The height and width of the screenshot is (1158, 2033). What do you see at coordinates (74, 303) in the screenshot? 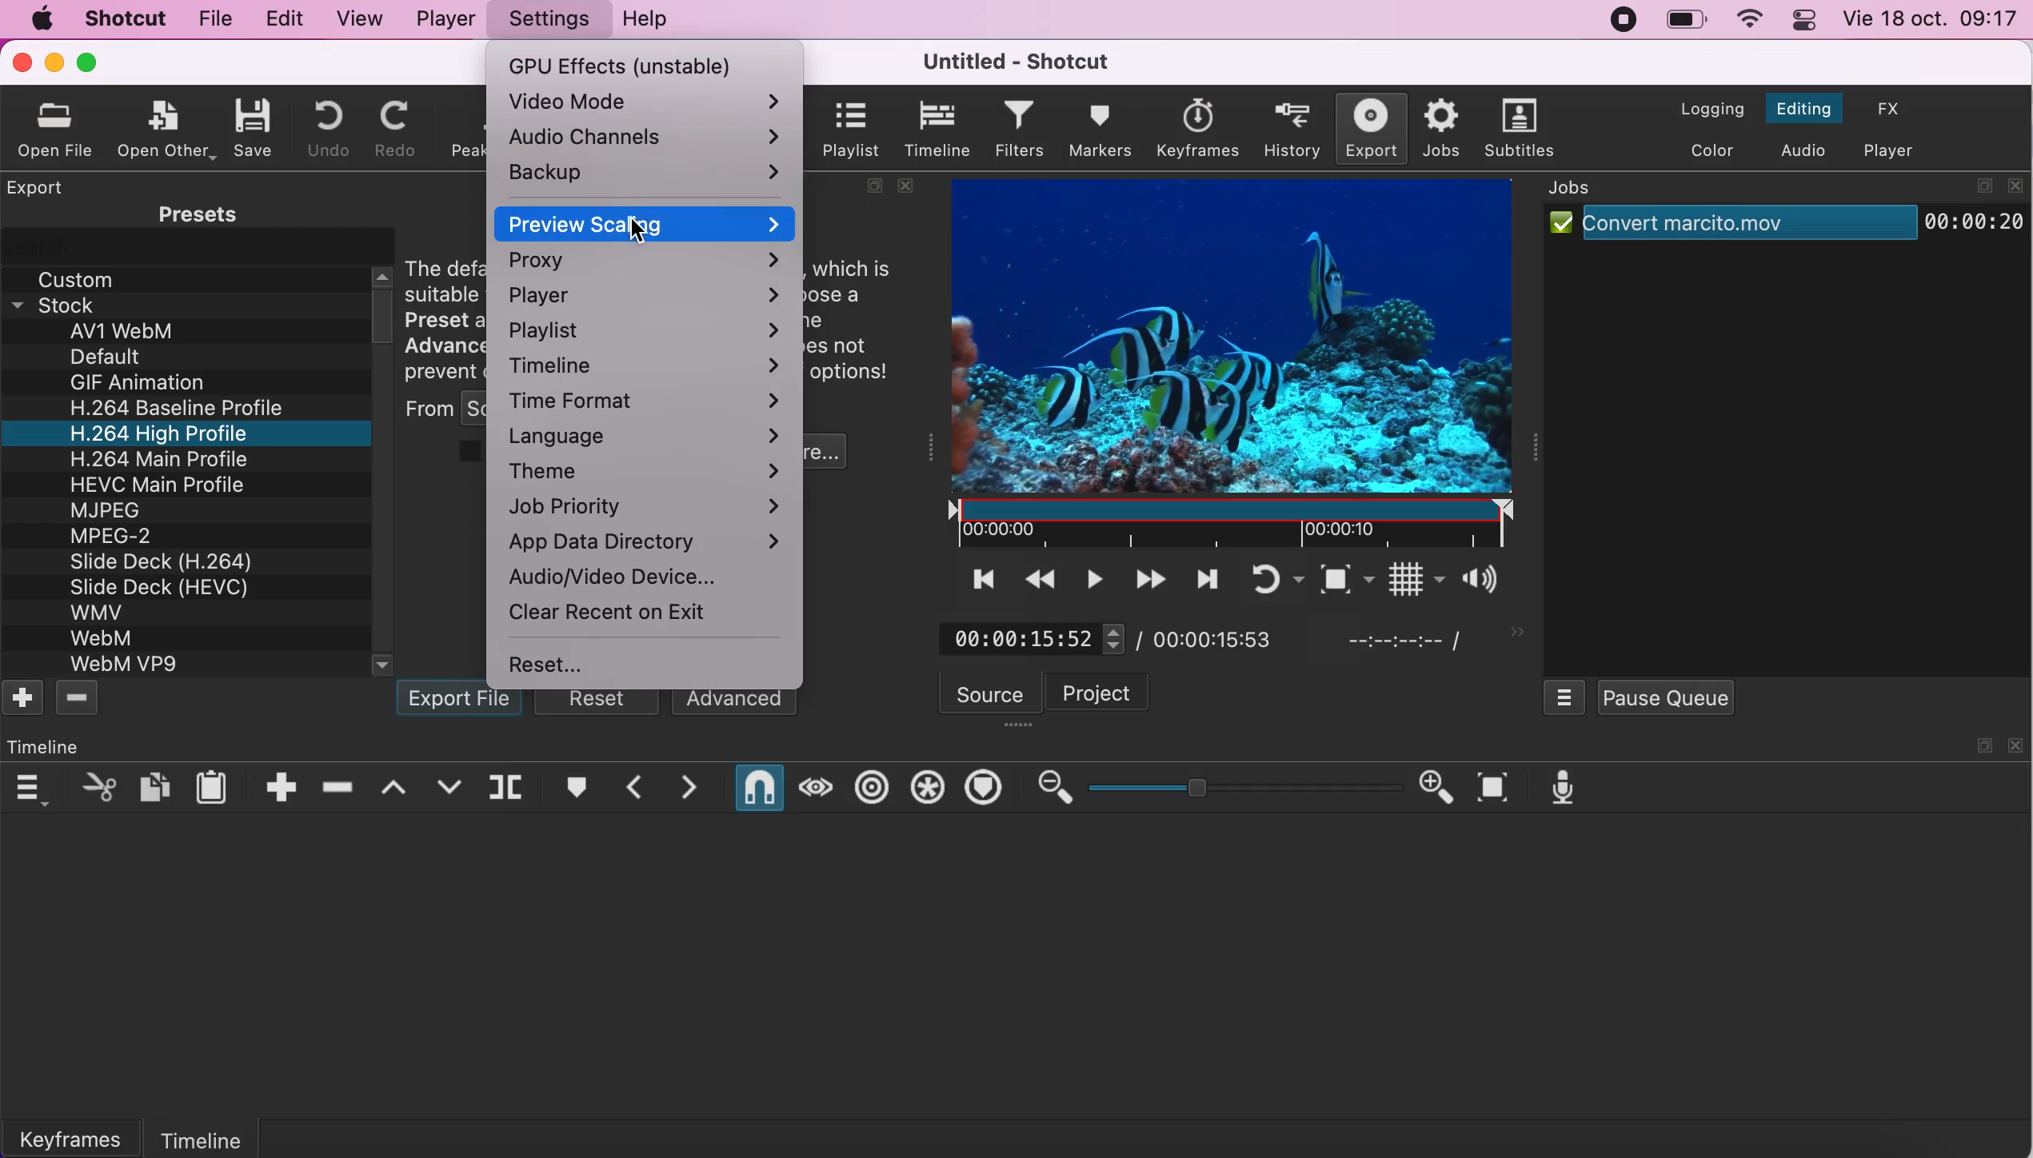
I see `stock` at bounding box center [74, 303].